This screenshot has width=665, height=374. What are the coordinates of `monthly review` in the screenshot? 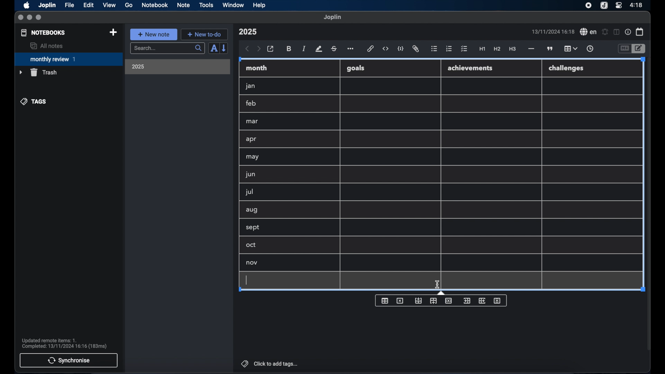 It's located at (69, 59).